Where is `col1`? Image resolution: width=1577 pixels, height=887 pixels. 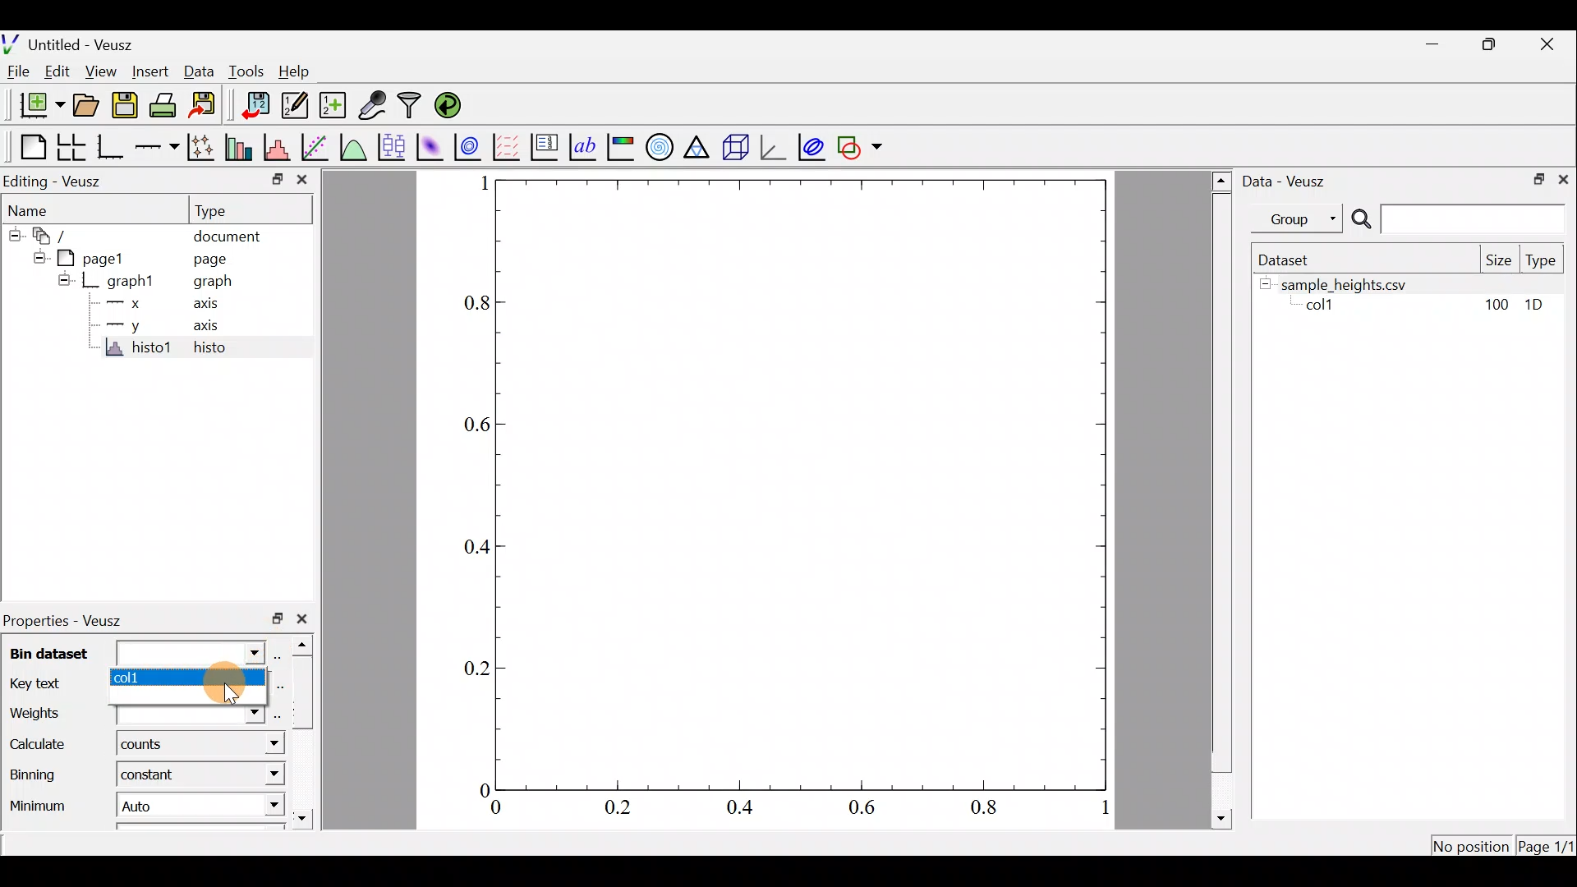 col1 is located at coordinates (176, 675).